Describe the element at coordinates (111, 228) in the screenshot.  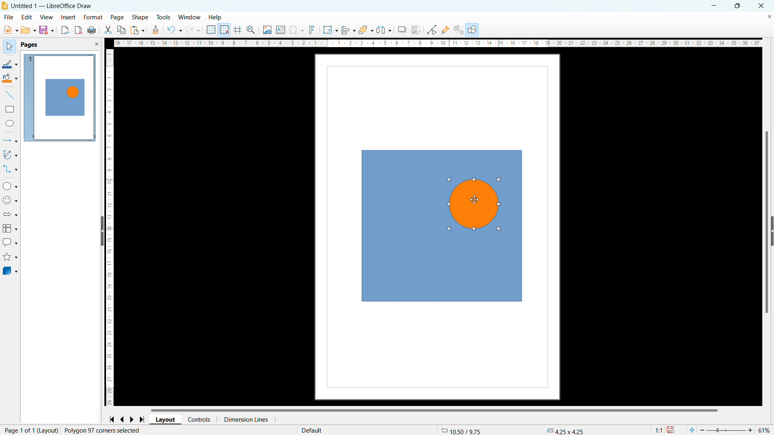
I see `vertical ruler` at that location.